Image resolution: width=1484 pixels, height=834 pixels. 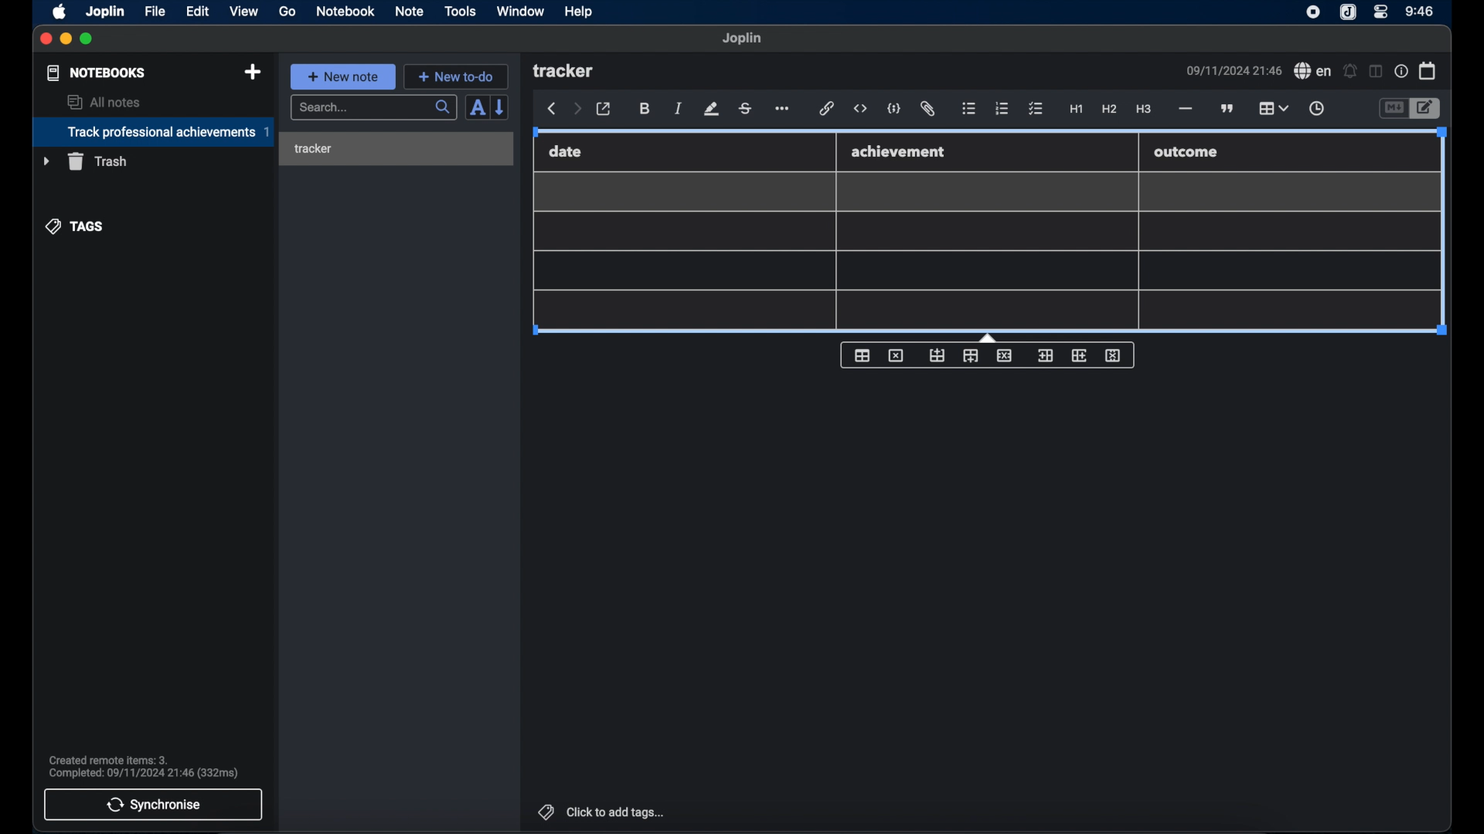 What do you see at coordinates (85, 161) in the screenshot?
I see `trash` at bounding box center [85, 161].